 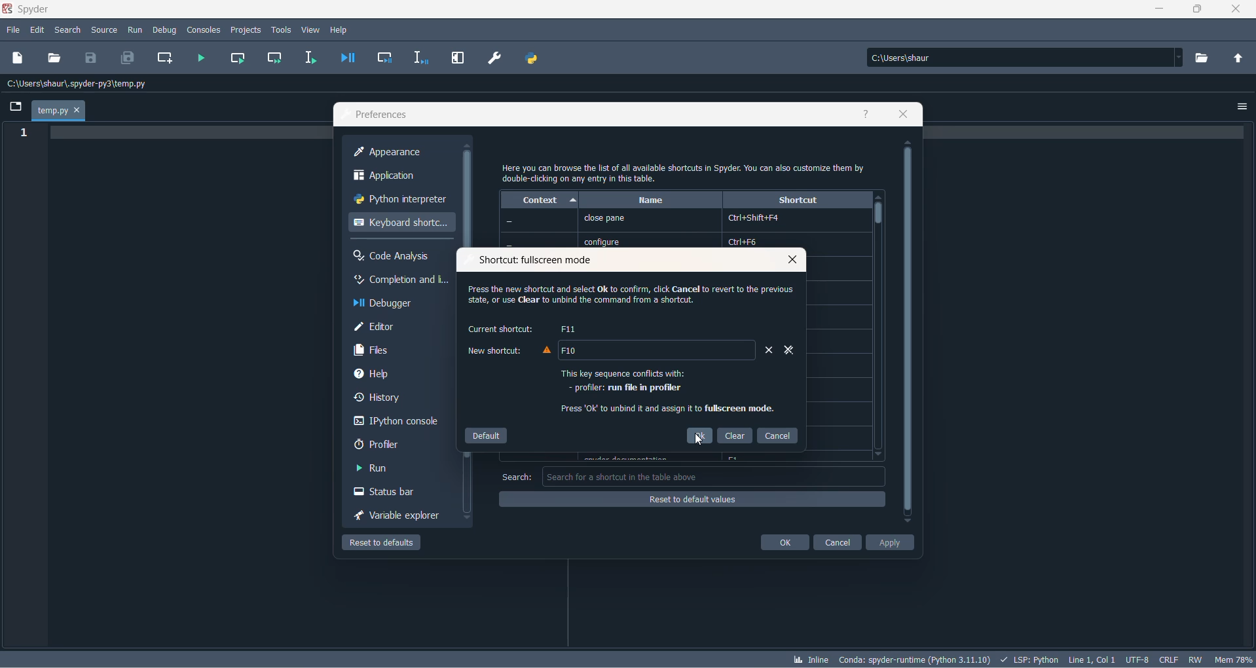 What do you see at coordinates (456, 59) in the screenshot?
I see `MAXIMIZE CURRENT PANE` at bounding box center [456, 59].